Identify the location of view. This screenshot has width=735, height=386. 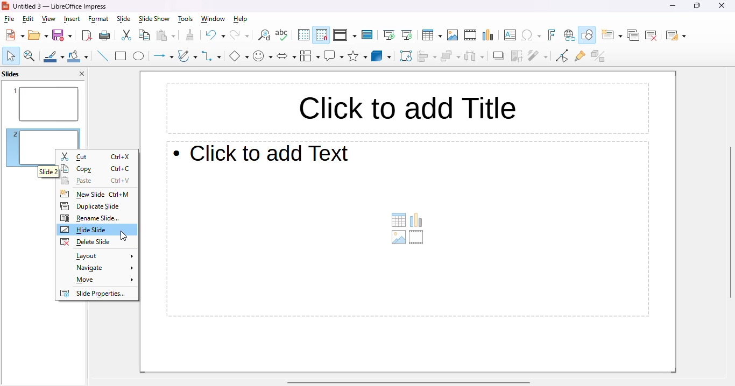
(48, 19).